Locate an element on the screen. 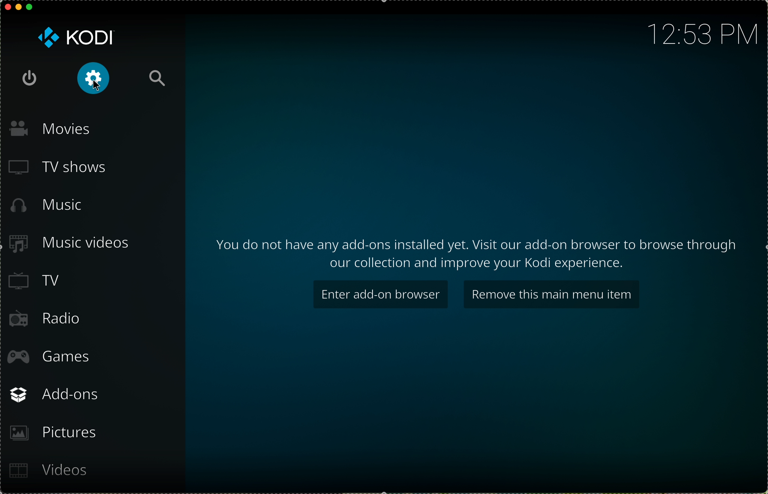 This screenshot has height=494, width=768. TV is located at coordinates (35, 281).